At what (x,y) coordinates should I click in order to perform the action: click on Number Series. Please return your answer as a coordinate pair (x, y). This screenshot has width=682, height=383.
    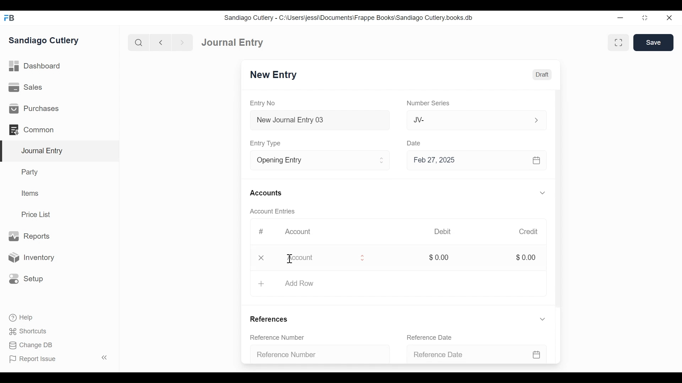
    Looking at the image, I should click on (427, 104).